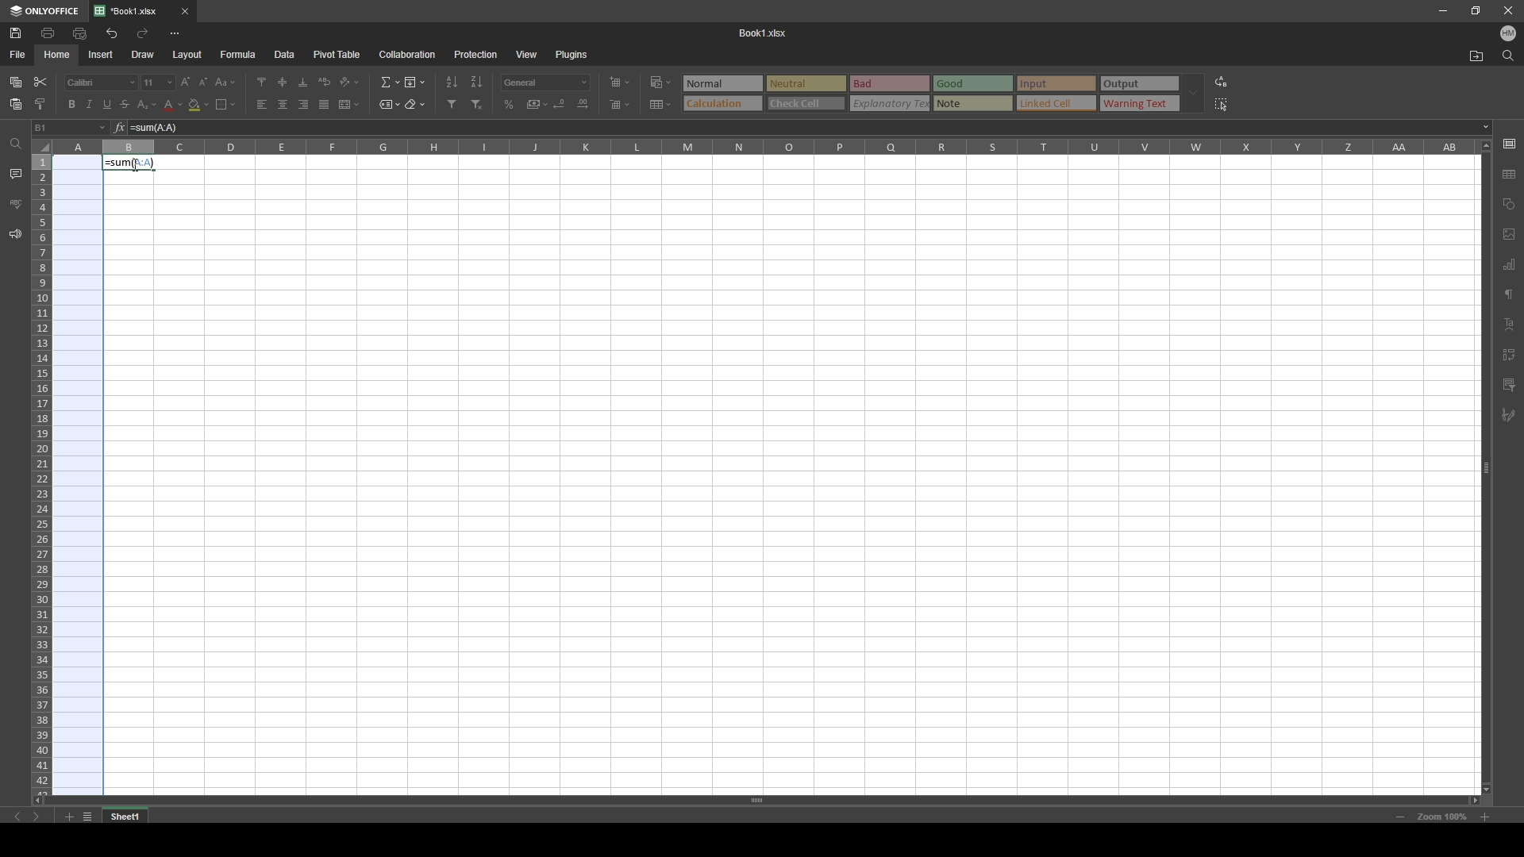 This screenshot has height=857, width=1524. Describe the element at coordinates (185, 12) in the screenshot. I see `close` at that location.